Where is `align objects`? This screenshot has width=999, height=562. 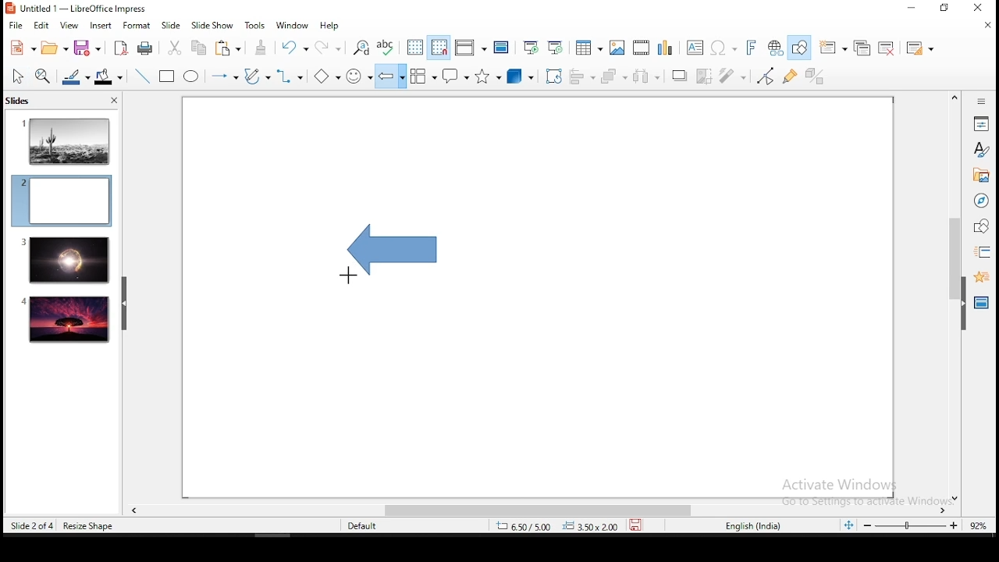 align objects is located at coordinates (586, 77).